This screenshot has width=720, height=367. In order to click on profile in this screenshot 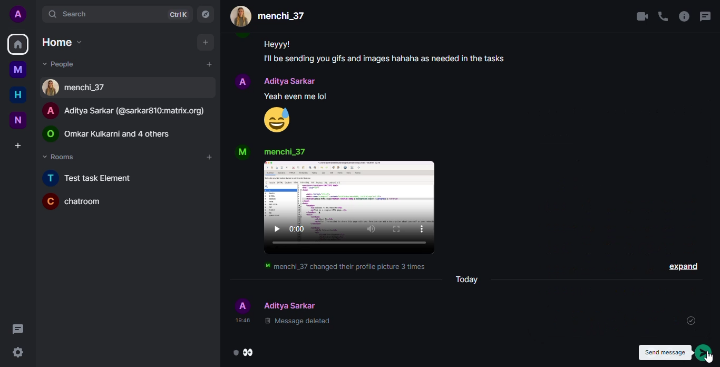, I will do `click(241, 152)`.